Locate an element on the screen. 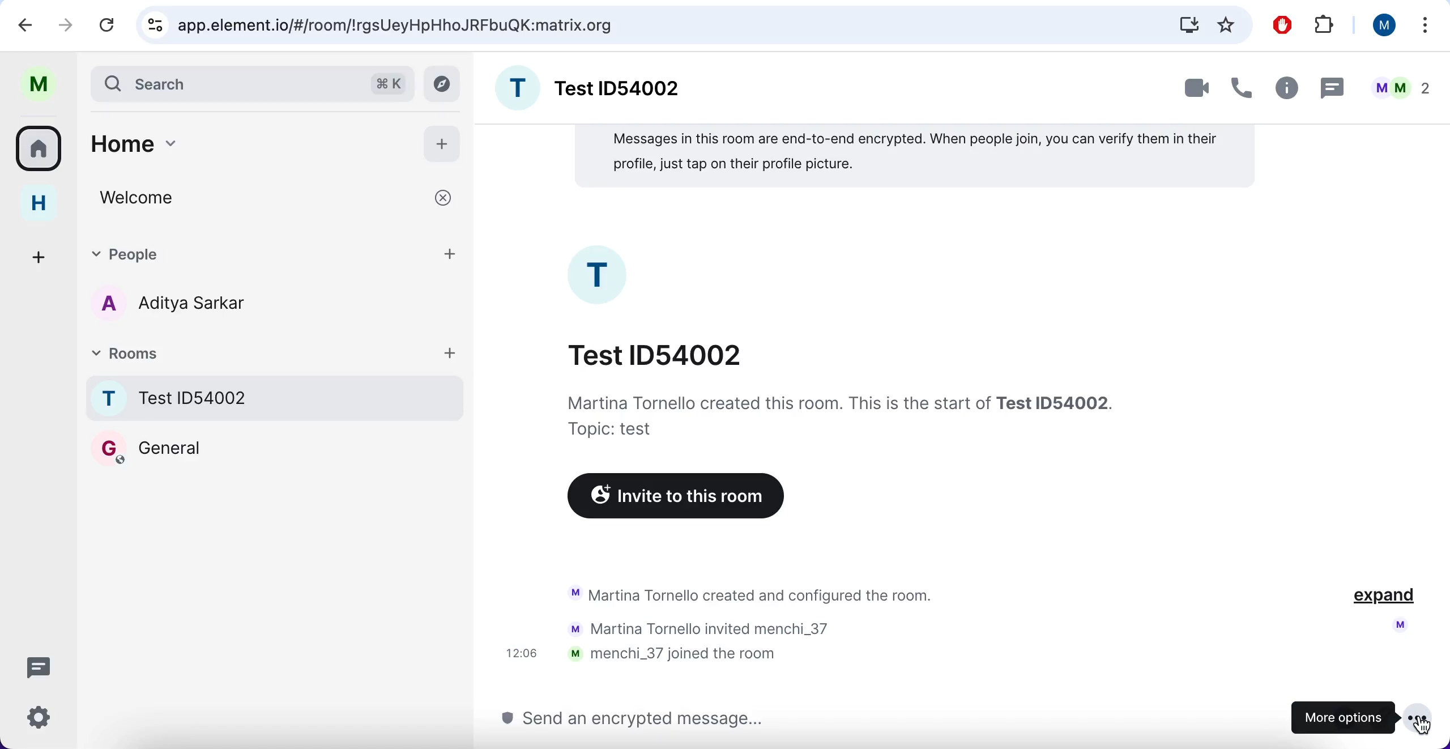  favorites is located at coordinates (1227, 24).